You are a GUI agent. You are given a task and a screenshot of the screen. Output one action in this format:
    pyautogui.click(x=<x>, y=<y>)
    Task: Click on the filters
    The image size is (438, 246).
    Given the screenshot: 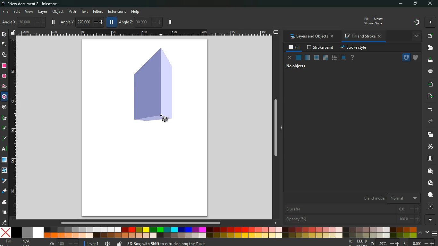 What is the action you would take?
    pyautogui.click(x=98, y=11)
    